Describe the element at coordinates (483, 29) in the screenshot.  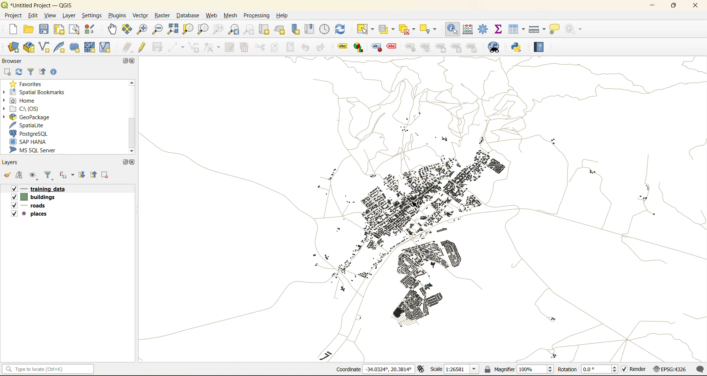
I see `control panel` at that location.